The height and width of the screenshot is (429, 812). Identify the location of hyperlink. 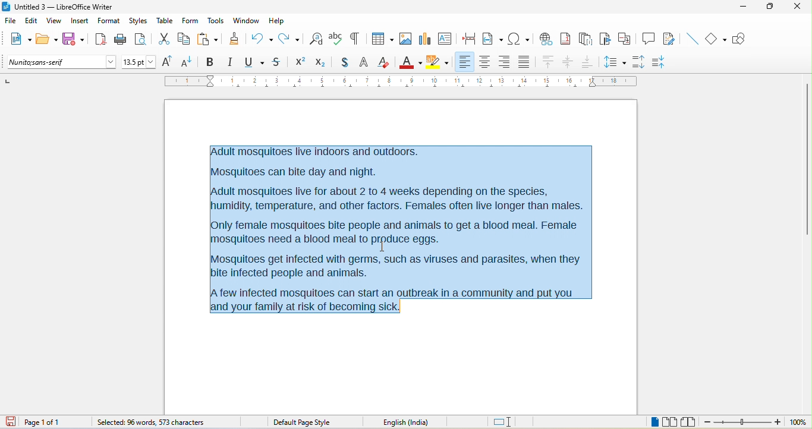
(547, 38).